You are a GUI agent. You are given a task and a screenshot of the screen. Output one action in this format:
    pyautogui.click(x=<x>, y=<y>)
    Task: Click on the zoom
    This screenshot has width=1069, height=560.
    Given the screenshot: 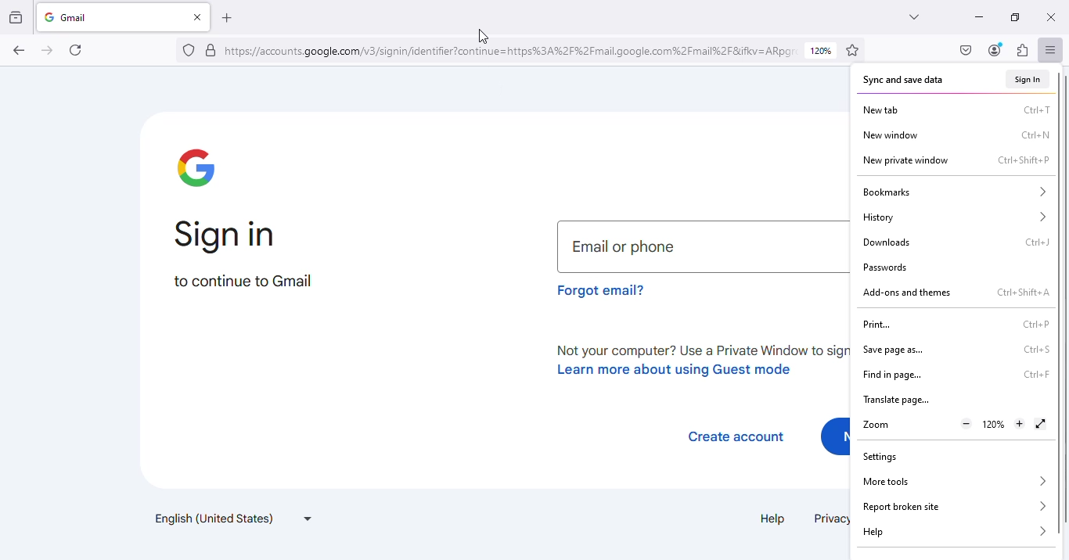 What is the action you would take?
    pyautogui.click(x=876, y=424)
    